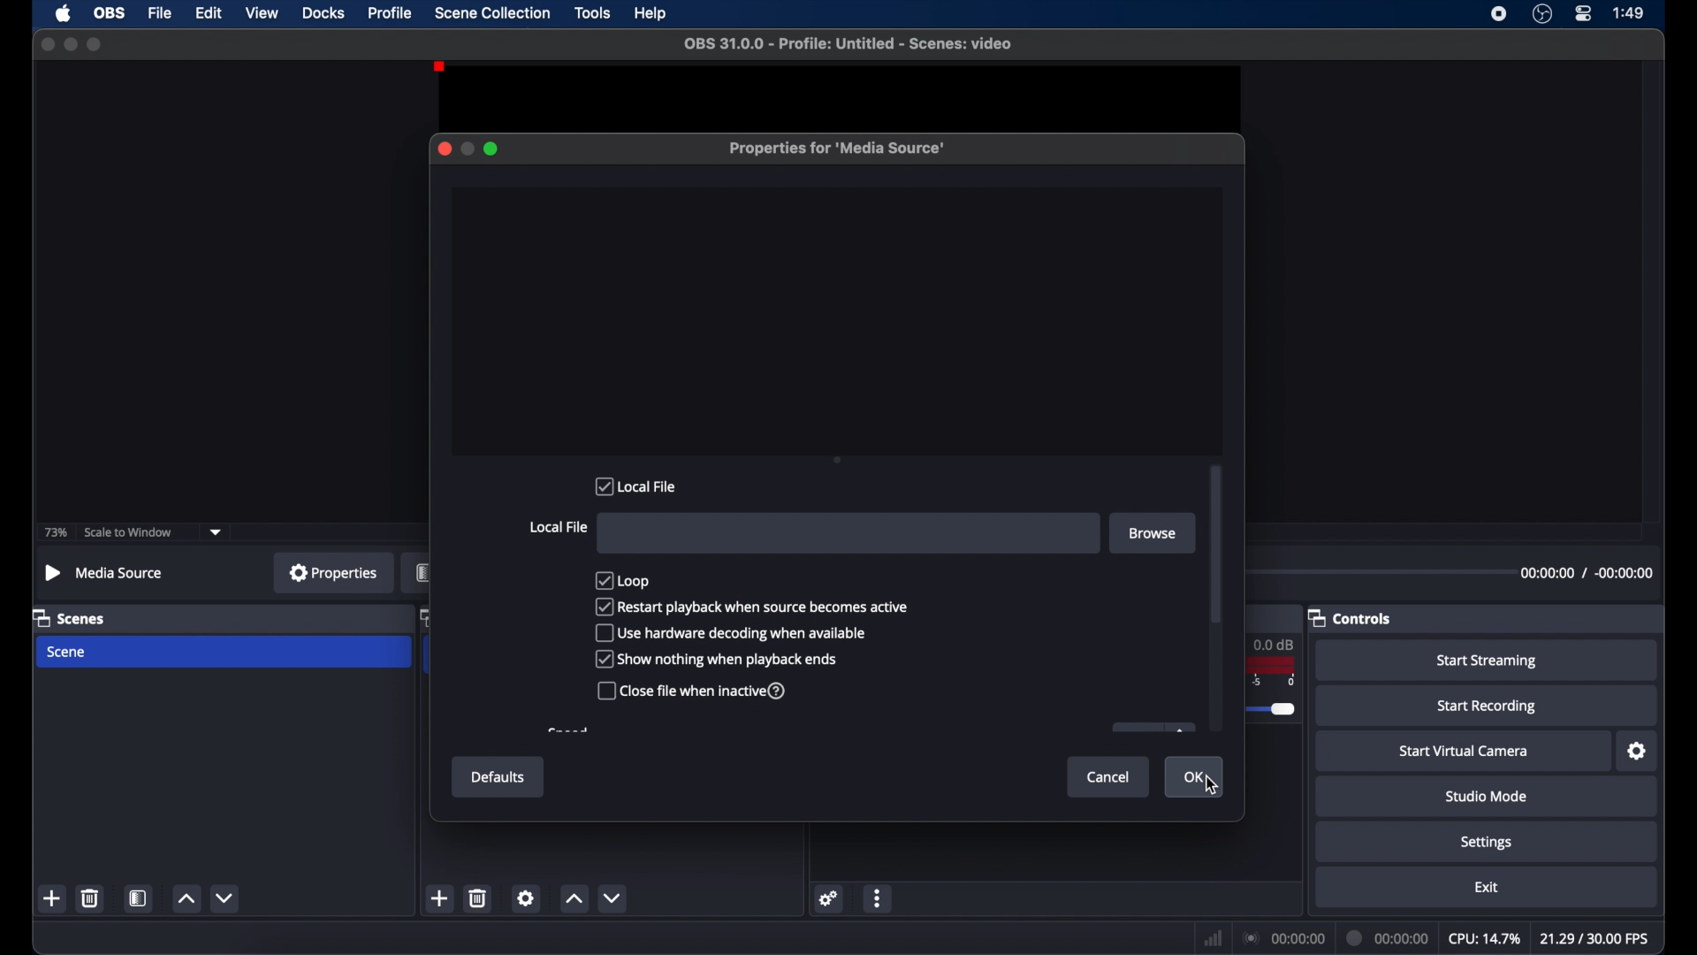 This screenshot has width=1697, height=955. I want to click on apple icon, so click(63, 14).